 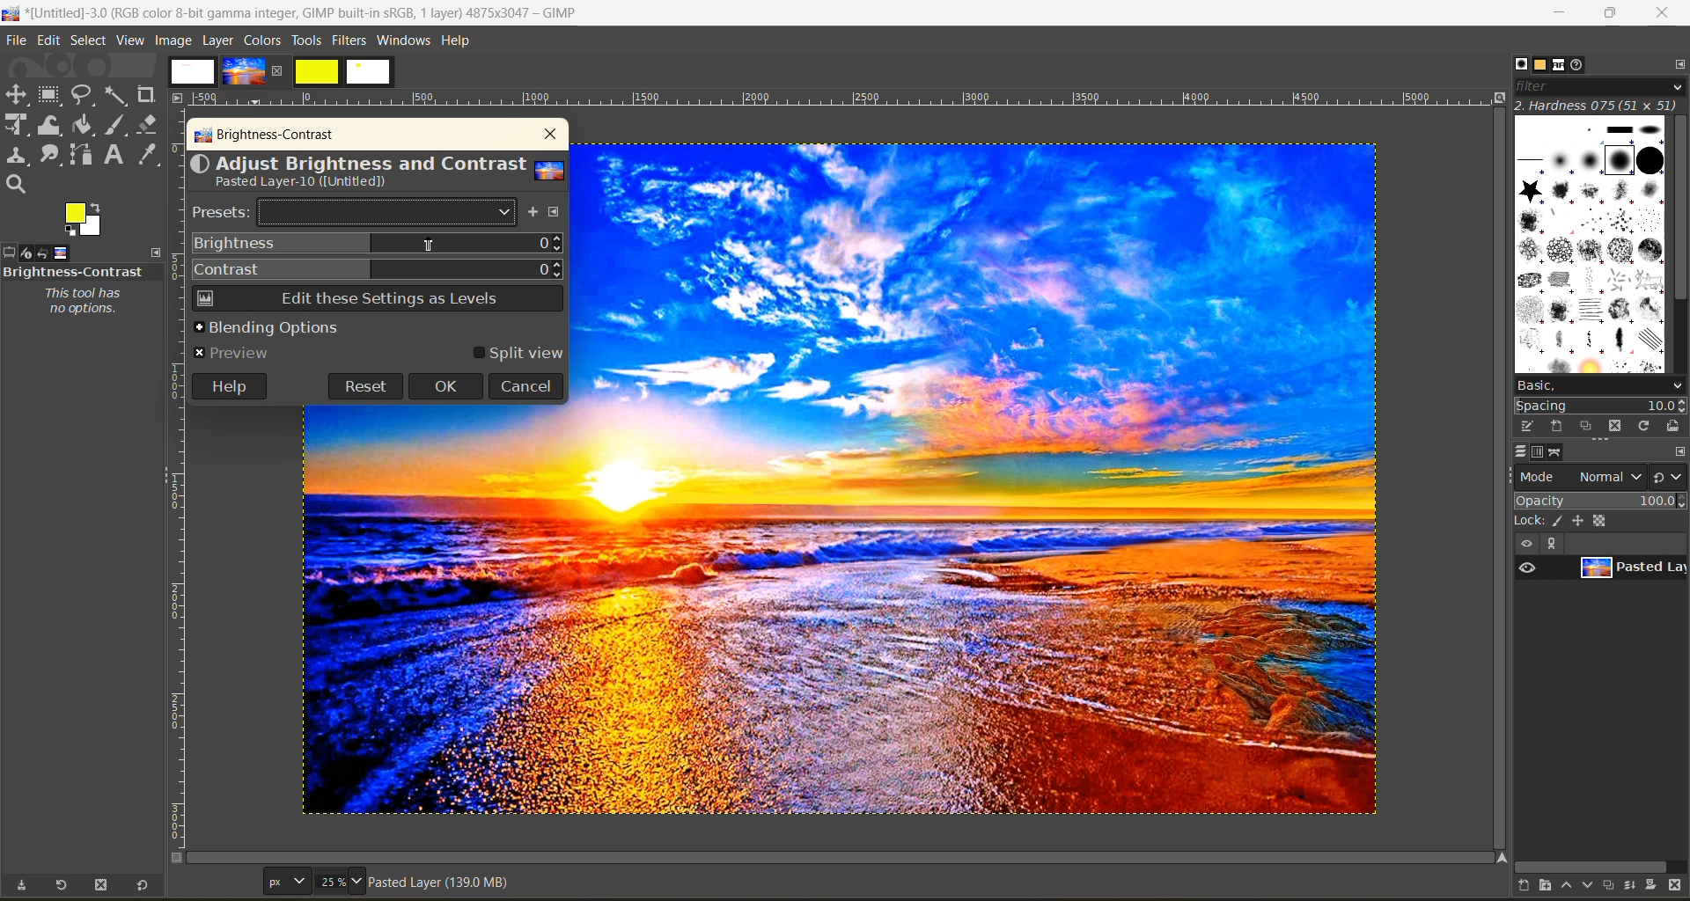 What do you see at coordinates (351, 40) in the screenshot?
I see `filters` at bounding box center [351, 40].